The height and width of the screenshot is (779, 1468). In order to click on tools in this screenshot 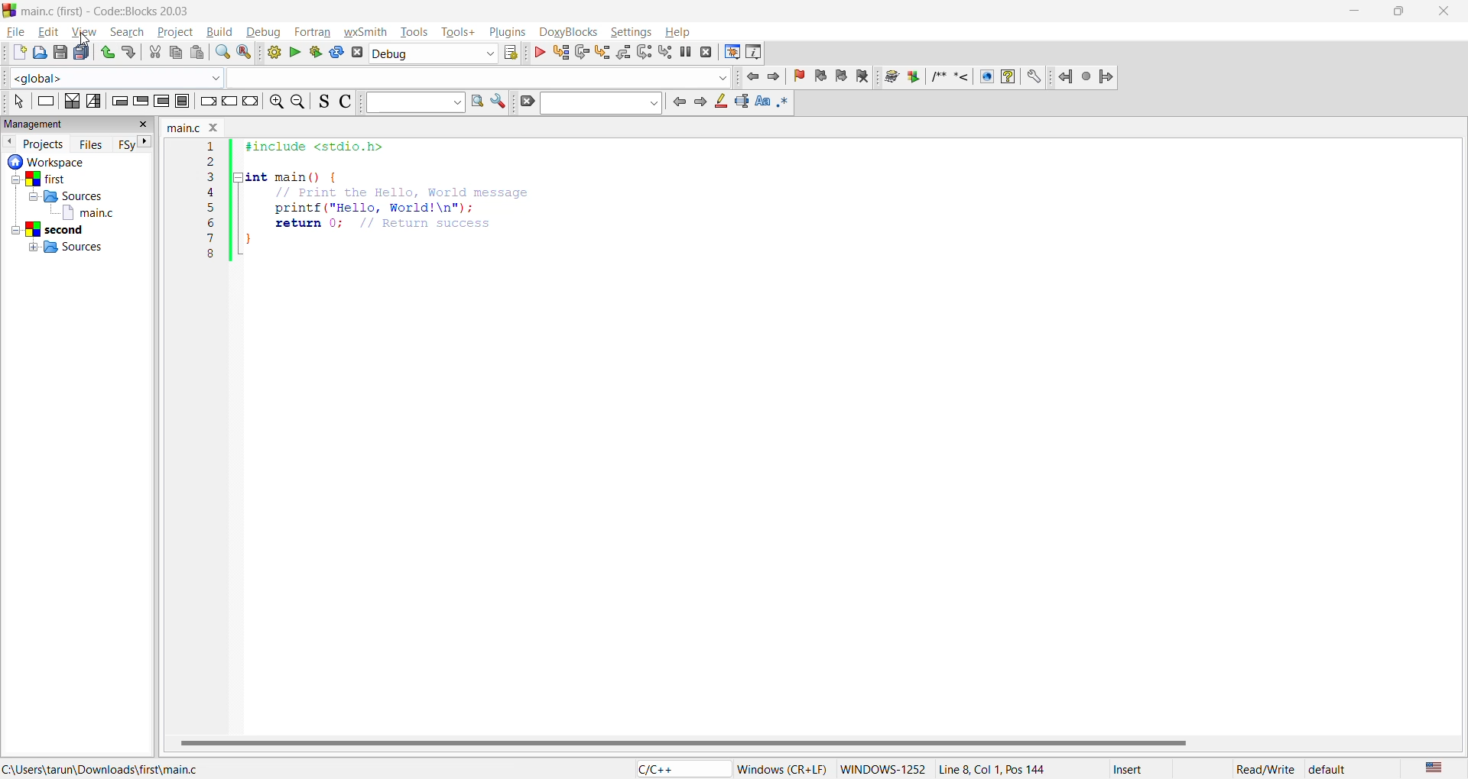, I will do `click(416, 32)`.